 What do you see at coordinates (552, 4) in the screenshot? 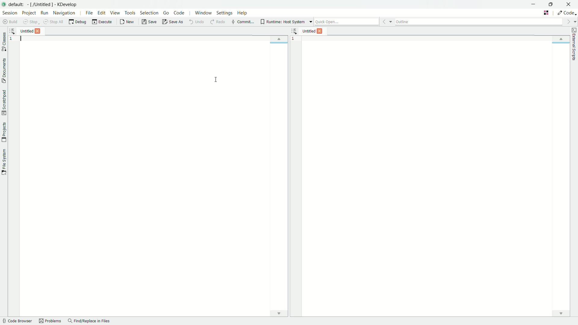
I see `maximize or restore` at bounding box center [552, 4].